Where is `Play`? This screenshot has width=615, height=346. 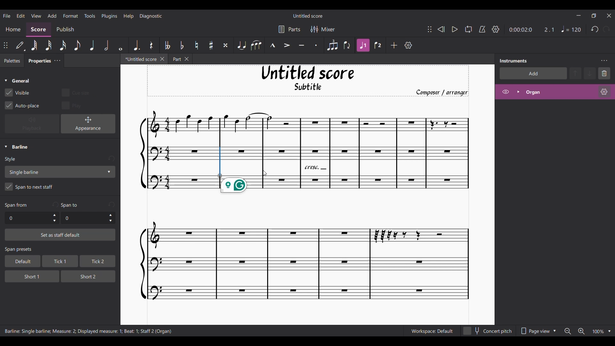 Play is located at coordinates (455, 29).